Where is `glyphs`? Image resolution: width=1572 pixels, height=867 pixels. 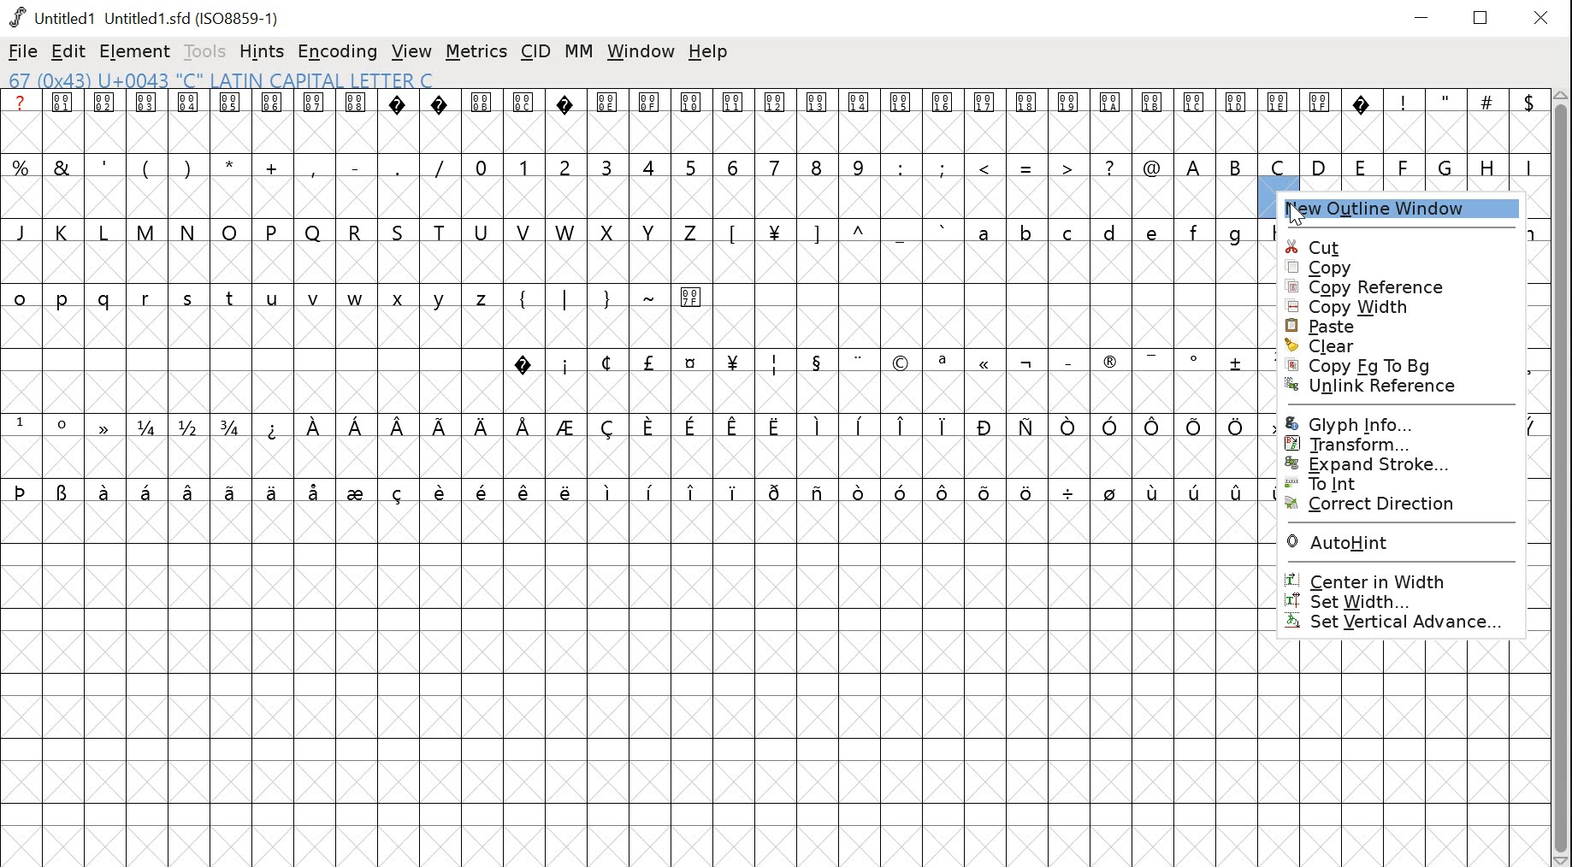
glyphs is located at coordinates (1401, 140).